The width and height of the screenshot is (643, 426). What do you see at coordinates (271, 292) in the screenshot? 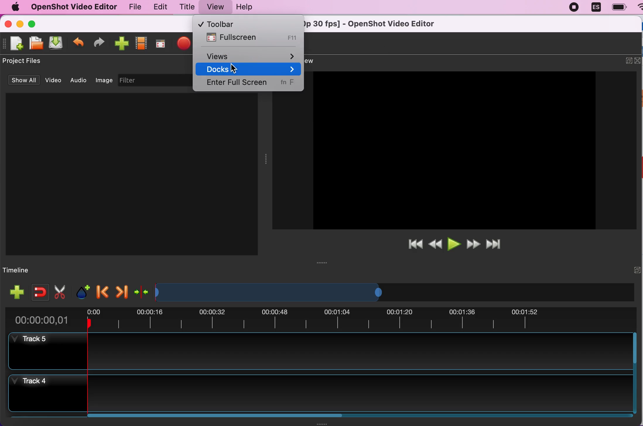
I see `Expand/Shrink timeline view` at bounding box center [271, 292].